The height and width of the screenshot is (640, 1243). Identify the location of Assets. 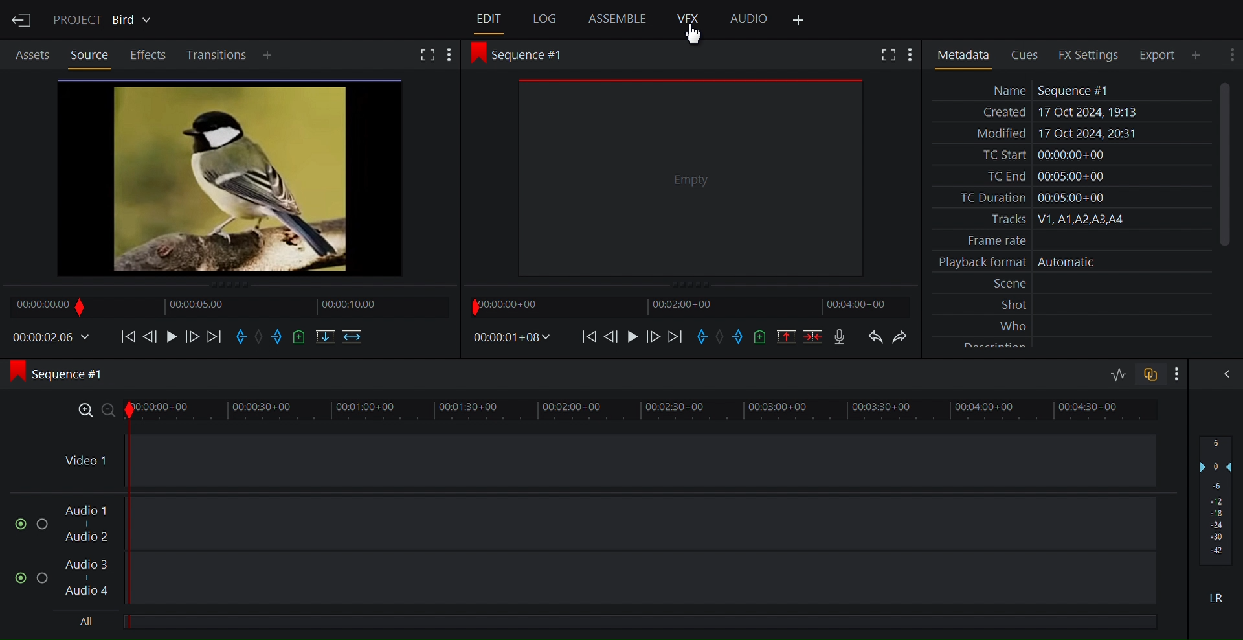
(34, 54).